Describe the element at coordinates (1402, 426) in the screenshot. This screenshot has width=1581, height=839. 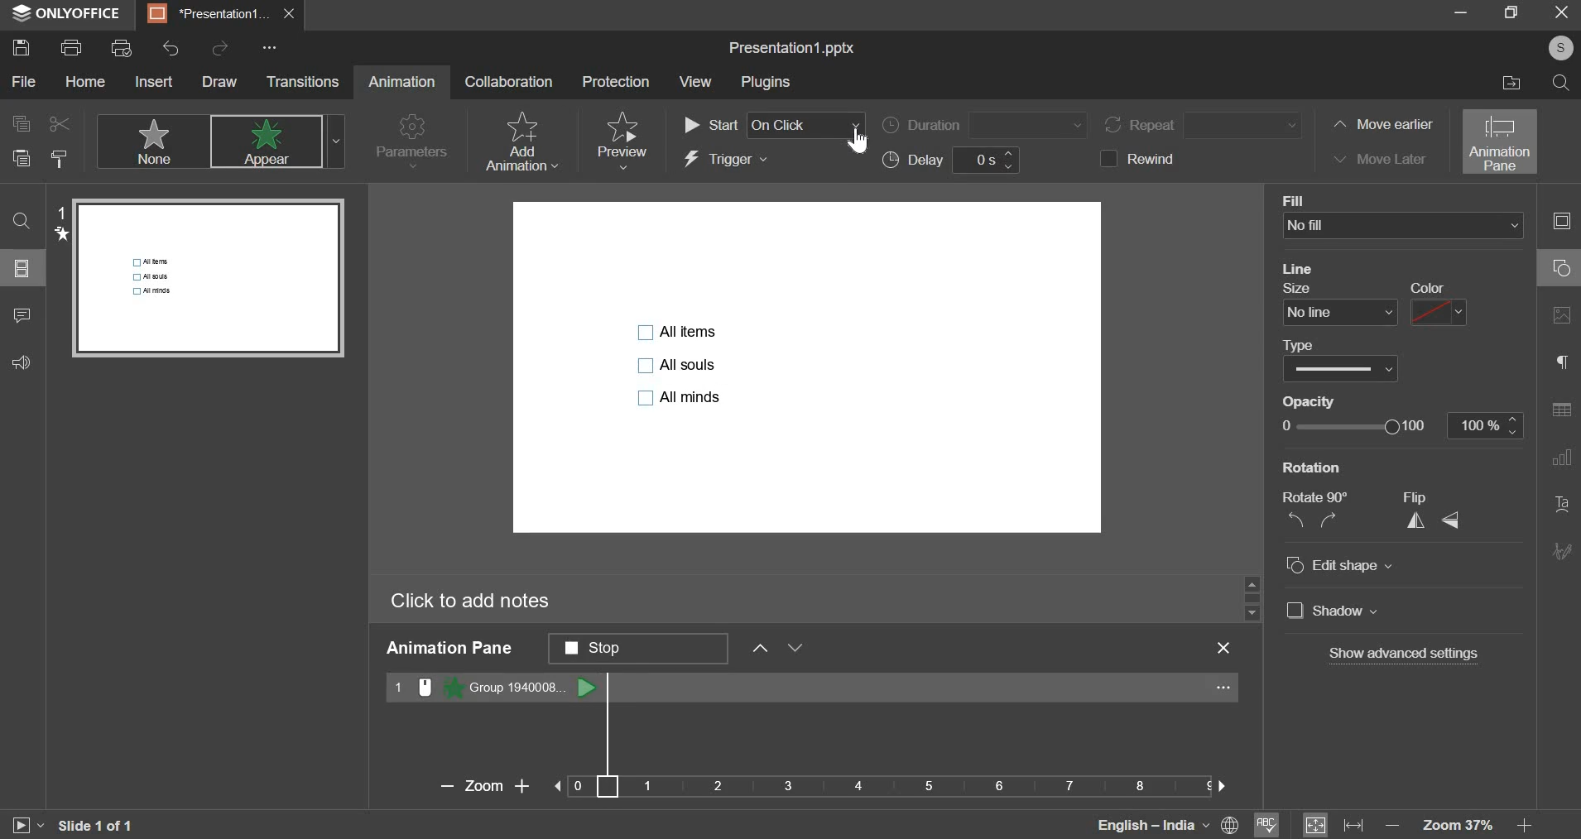
I see `opacity` at that location.